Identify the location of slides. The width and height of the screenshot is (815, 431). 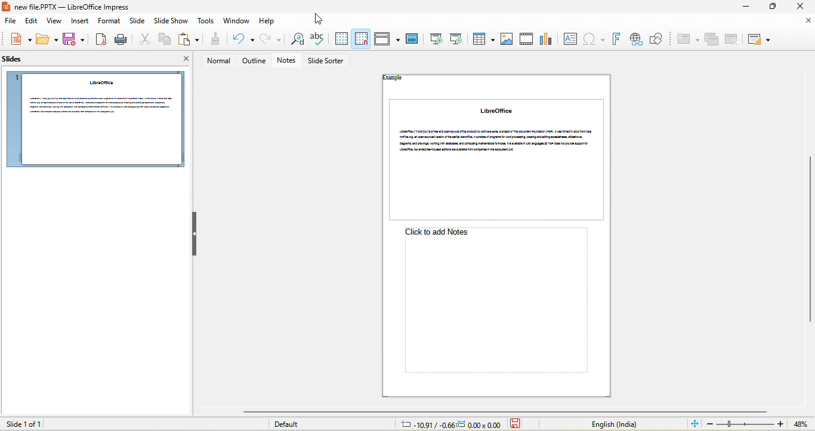
(17, 61).